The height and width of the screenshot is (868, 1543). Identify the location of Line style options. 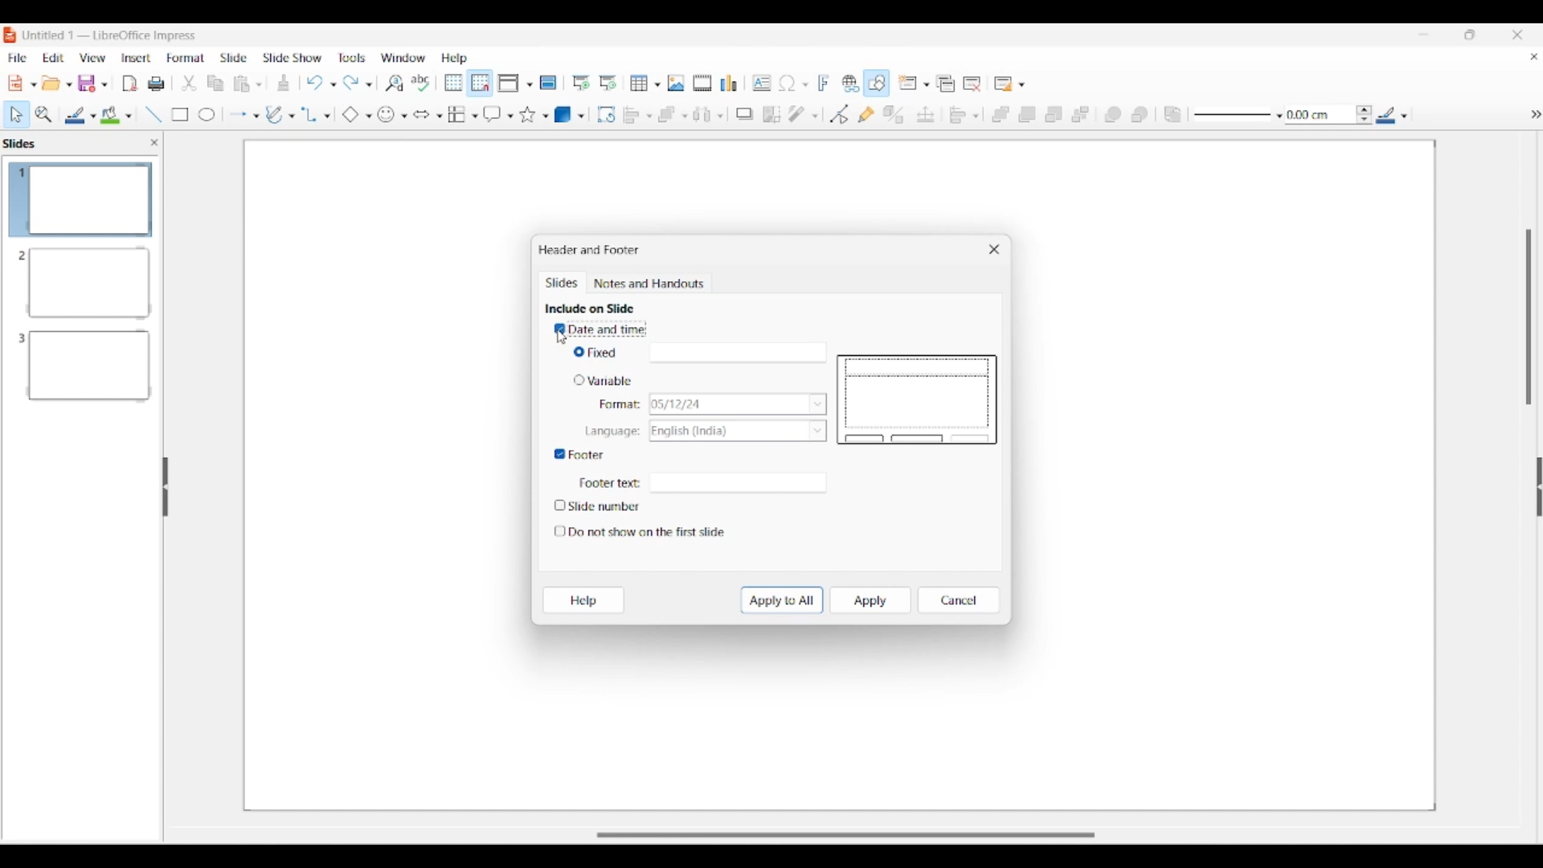
(1238, 116).